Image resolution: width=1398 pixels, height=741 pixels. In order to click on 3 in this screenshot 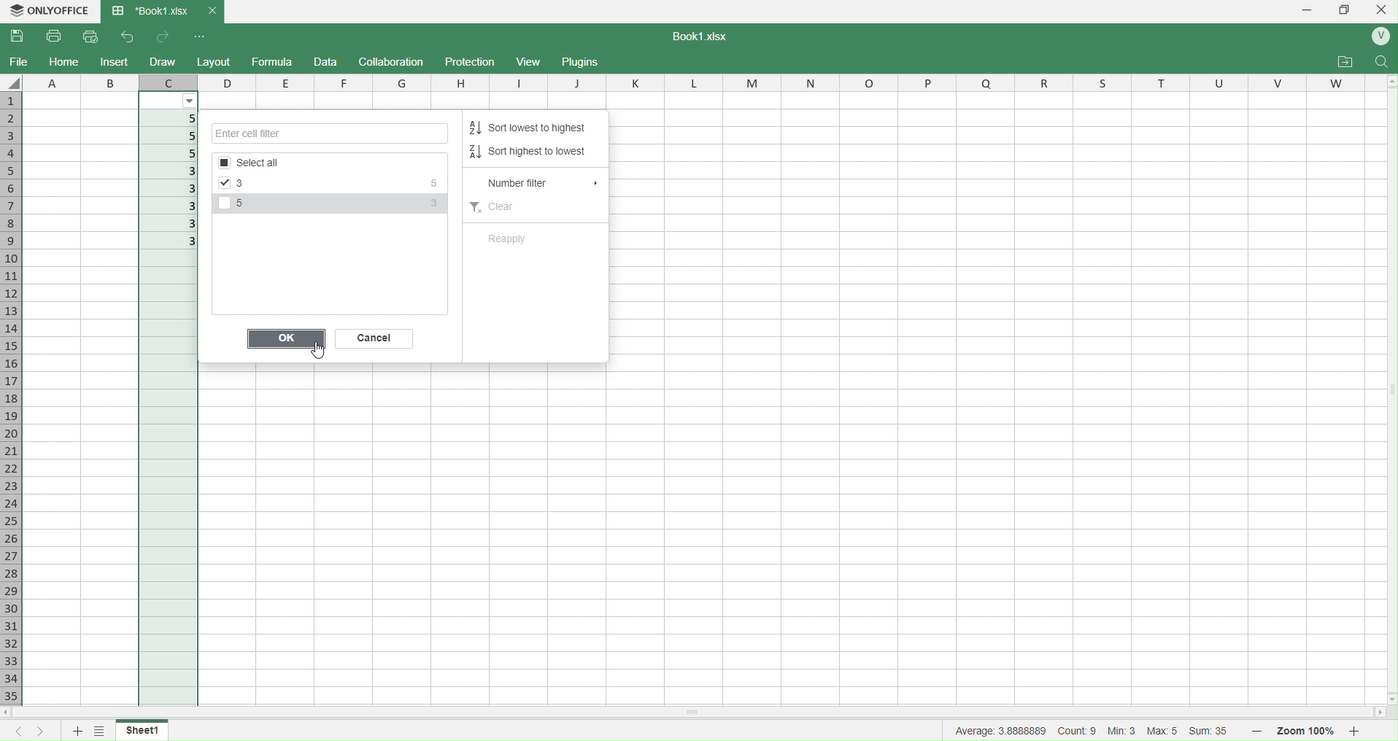, I will do `click(433, 206)`.